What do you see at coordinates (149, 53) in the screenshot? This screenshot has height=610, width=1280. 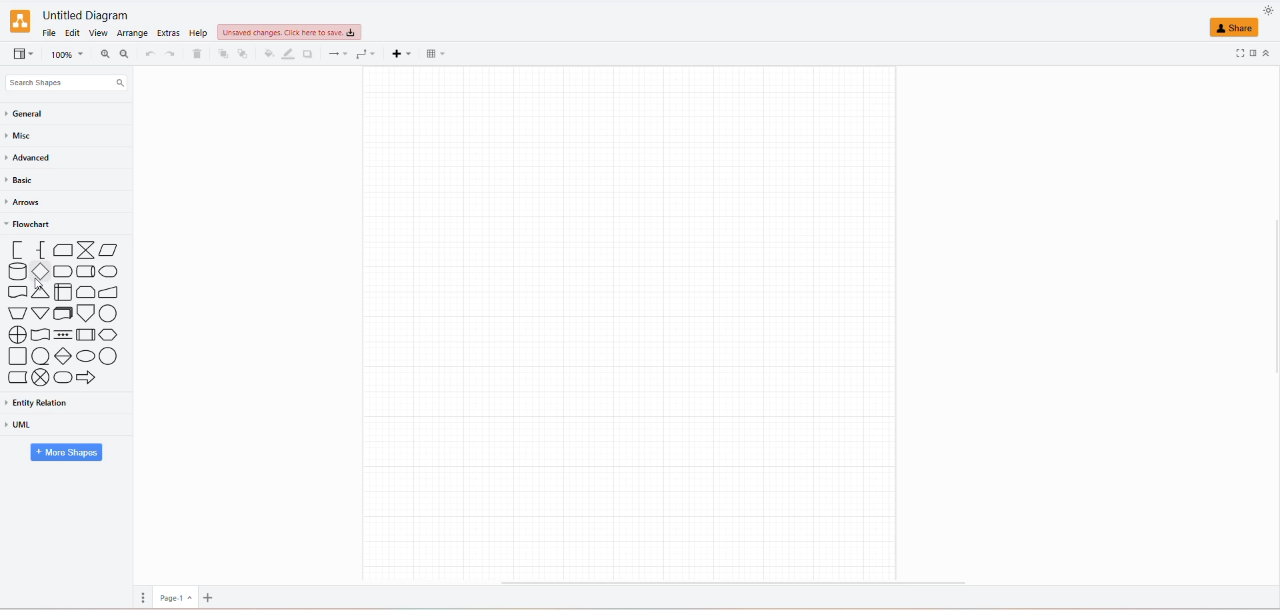 I see `REDO` at bounding box center [149, 53].